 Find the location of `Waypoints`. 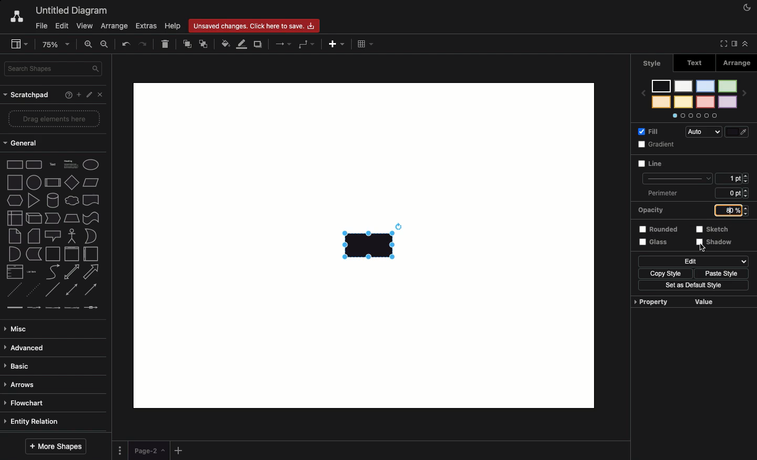

Waypoints is located at coordinates (305, 45).